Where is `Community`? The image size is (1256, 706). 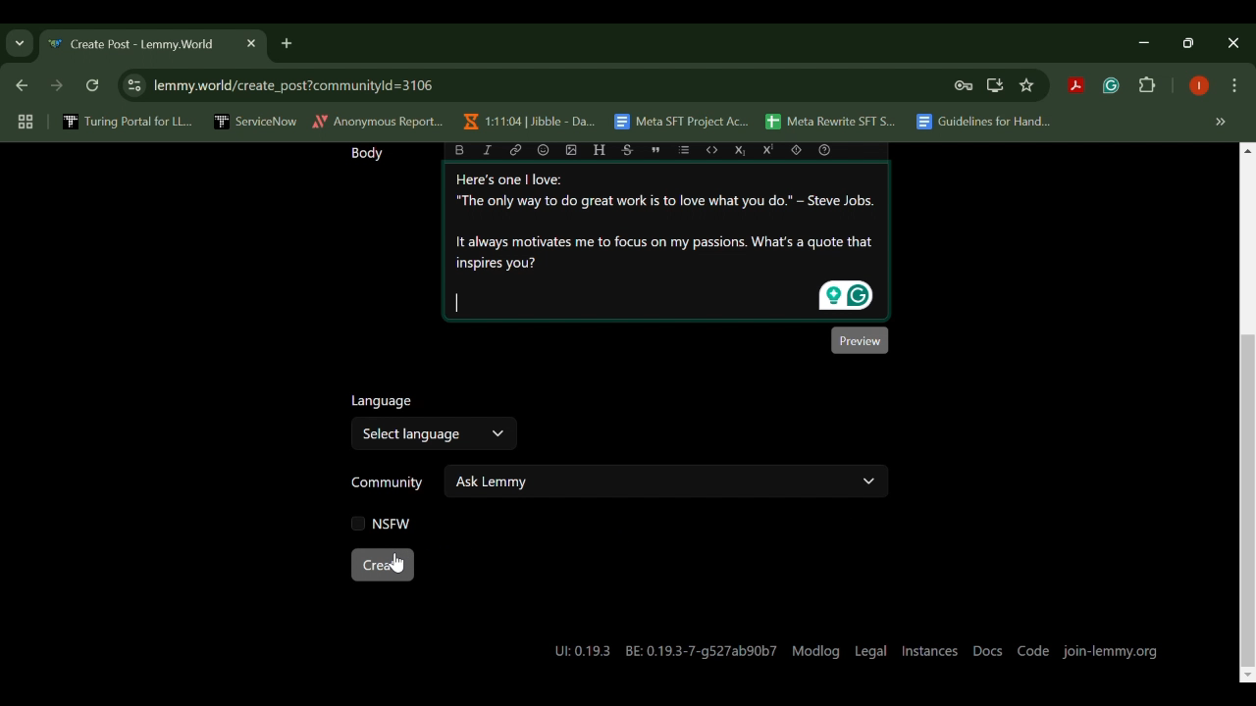 Community is located at coordinates (387, 484).